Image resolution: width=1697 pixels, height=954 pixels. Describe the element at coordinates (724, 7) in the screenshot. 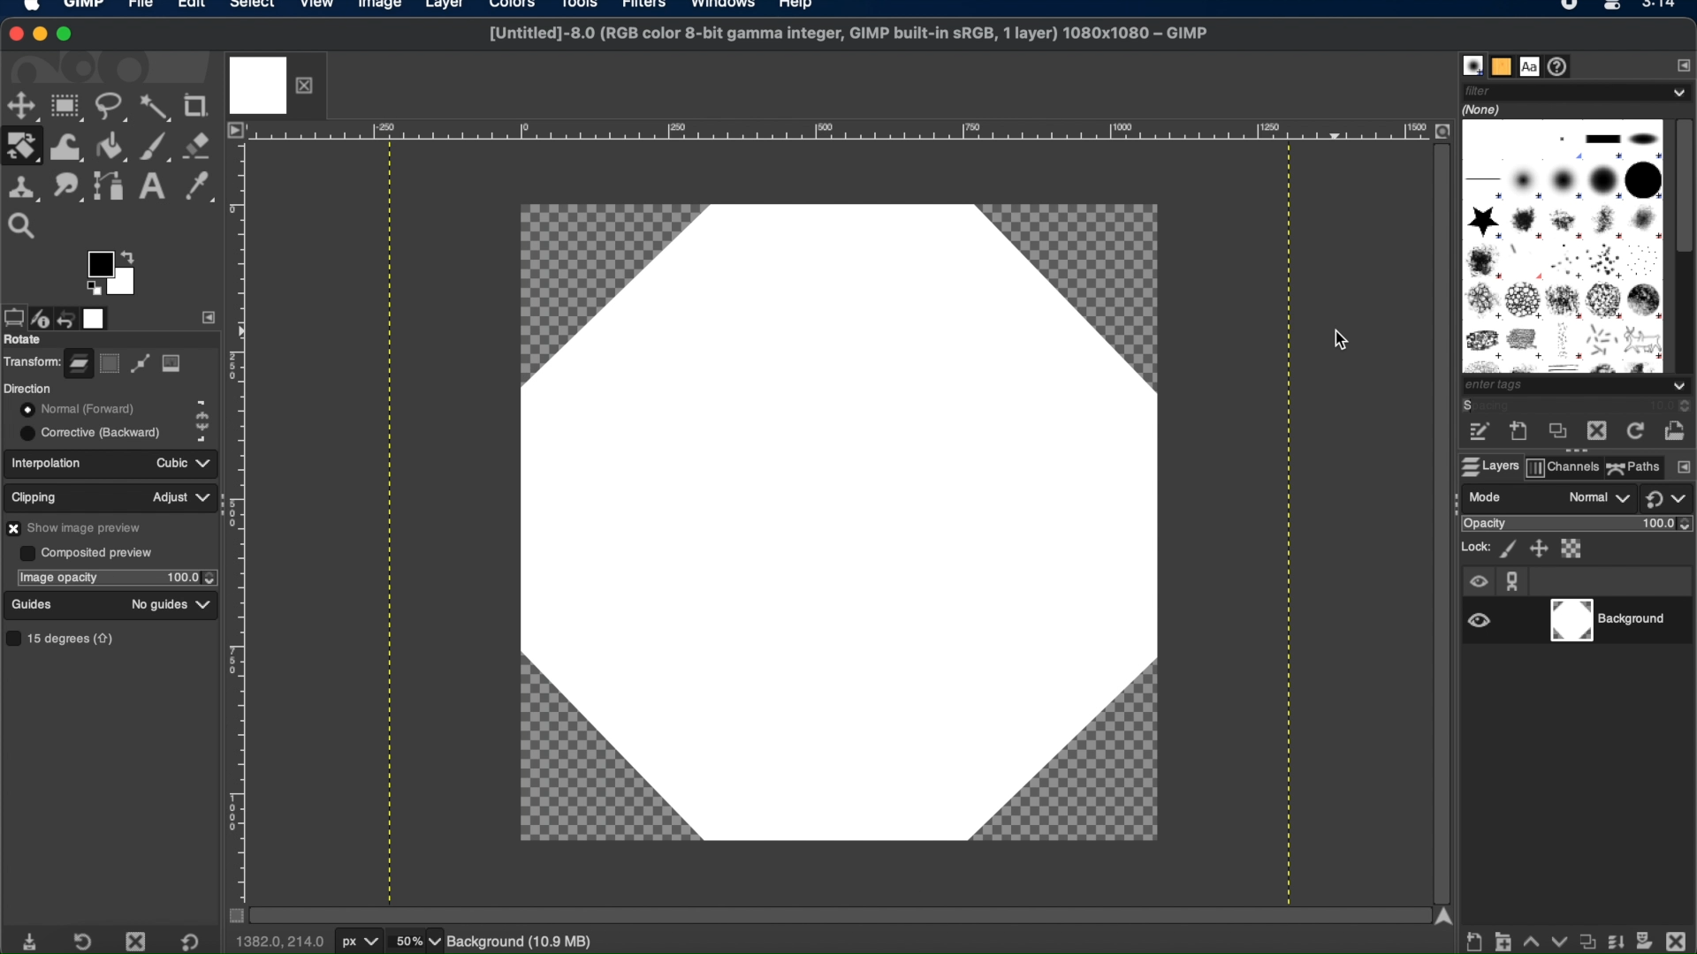

I see `windows` at that location.